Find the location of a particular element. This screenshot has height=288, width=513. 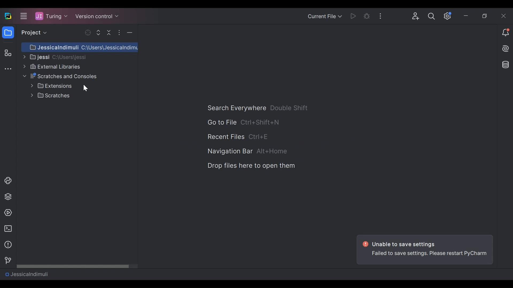

Notification is located at coordinates (506, 33).